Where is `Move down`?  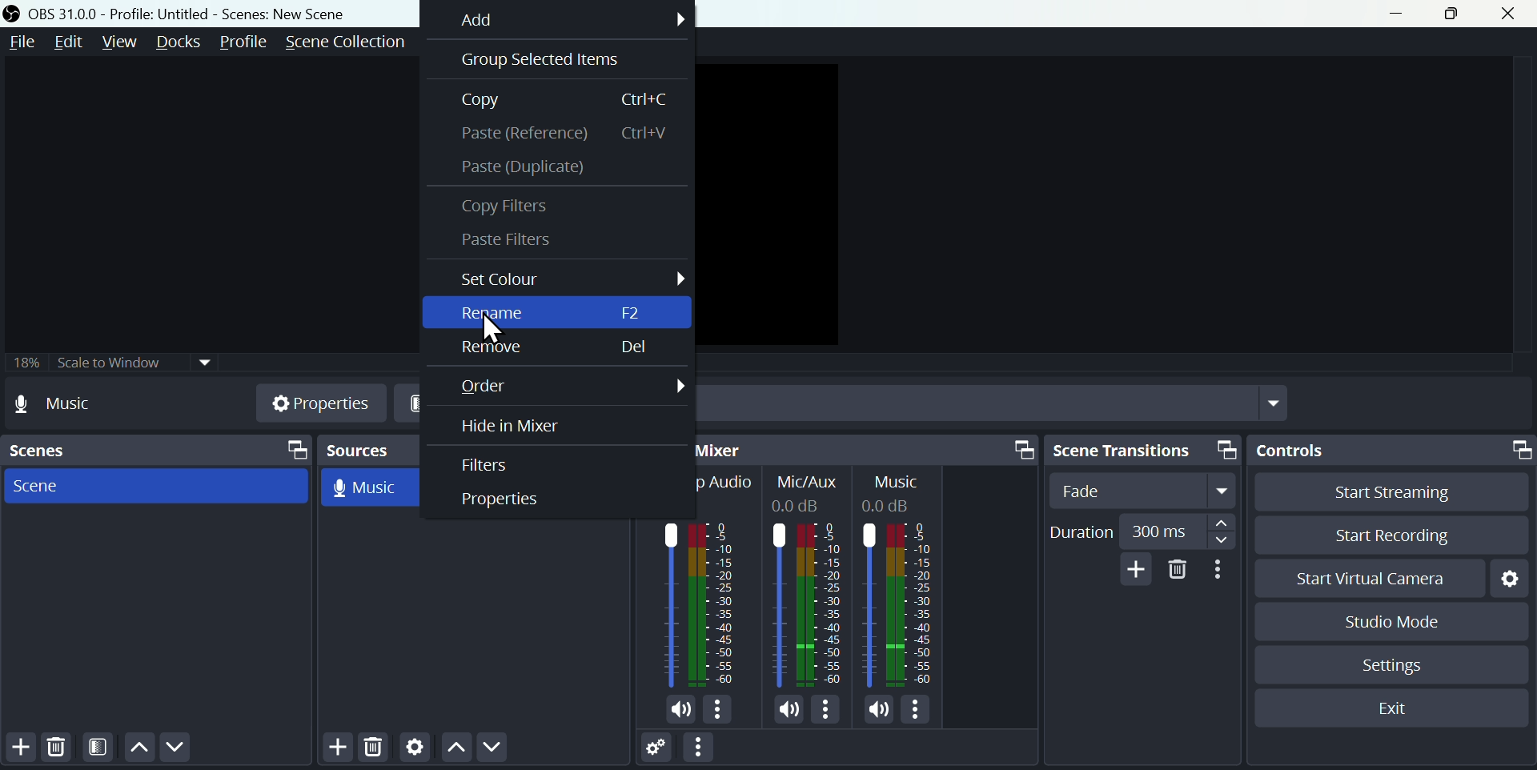
Move down is located at coordinates (178, 748).